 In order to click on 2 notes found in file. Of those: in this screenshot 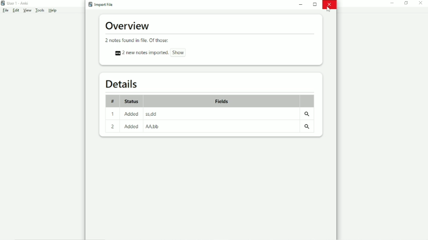, I will do `click(137, 40)`.